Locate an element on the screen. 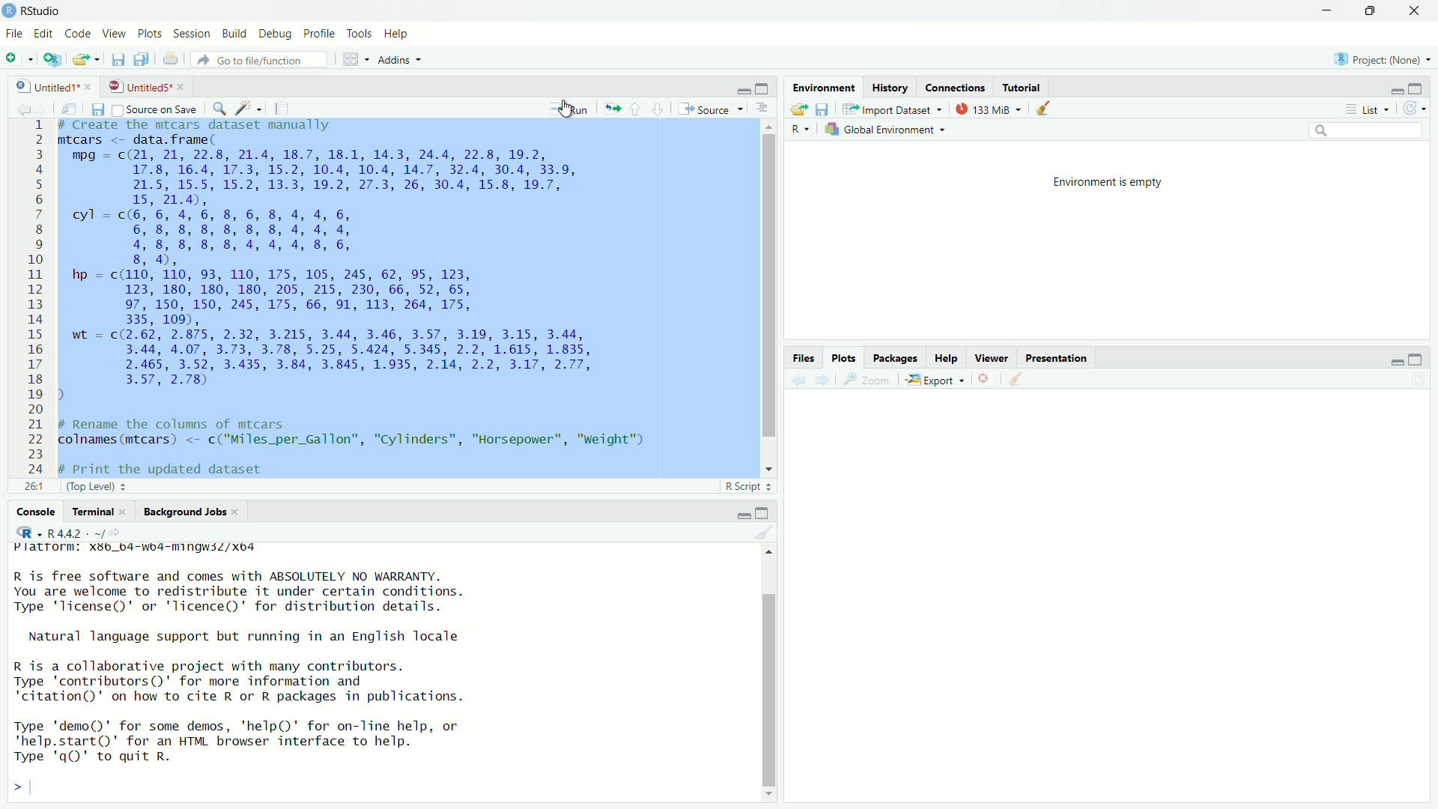  clear is located at coordinates (764, 532).